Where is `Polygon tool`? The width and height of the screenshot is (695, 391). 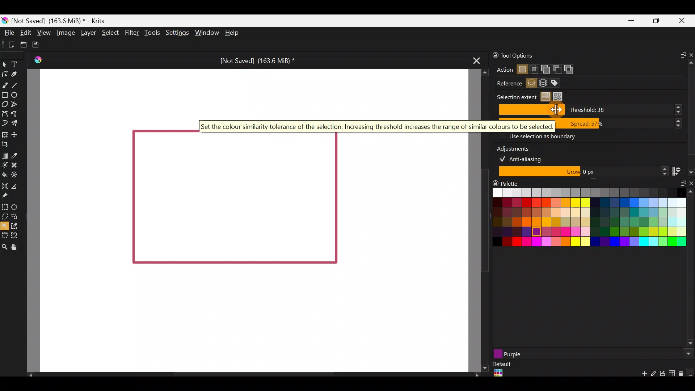
Polygon tool is located at coordinates (5, 104).